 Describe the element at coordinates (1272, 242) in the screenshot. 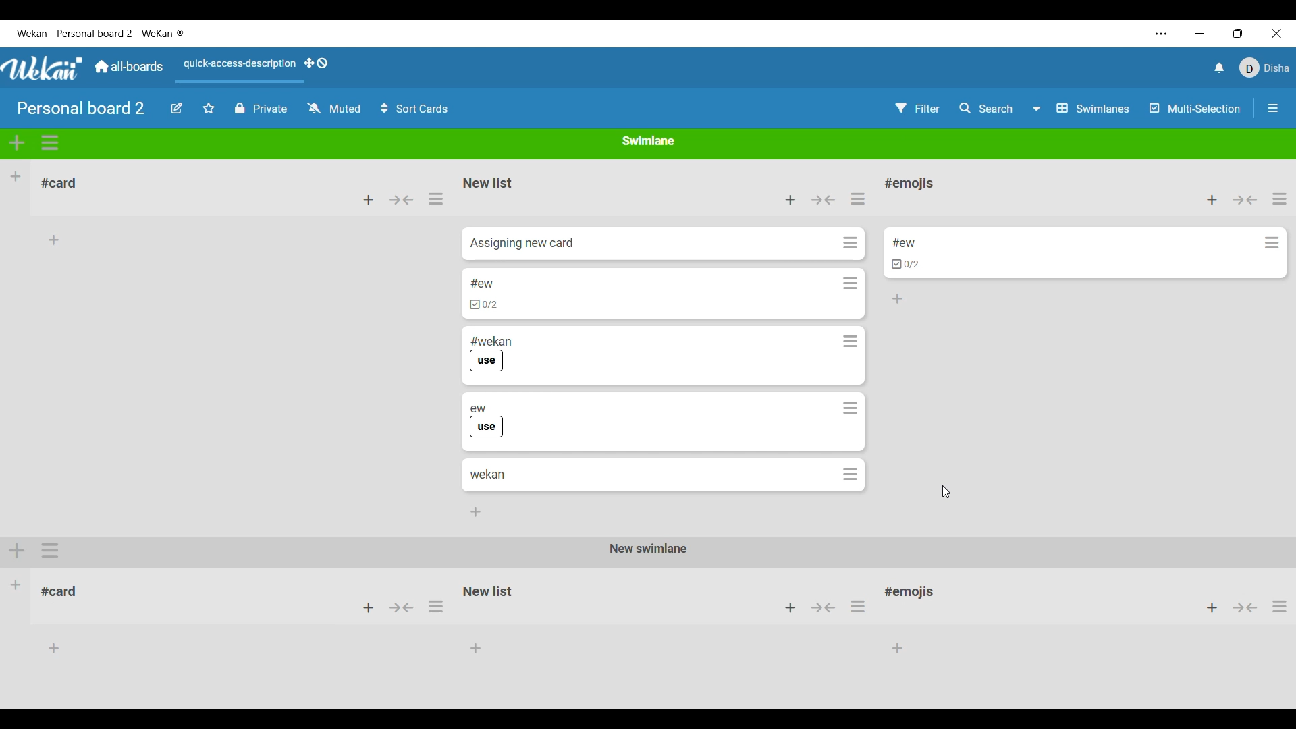

I see `Card actions` at that location.